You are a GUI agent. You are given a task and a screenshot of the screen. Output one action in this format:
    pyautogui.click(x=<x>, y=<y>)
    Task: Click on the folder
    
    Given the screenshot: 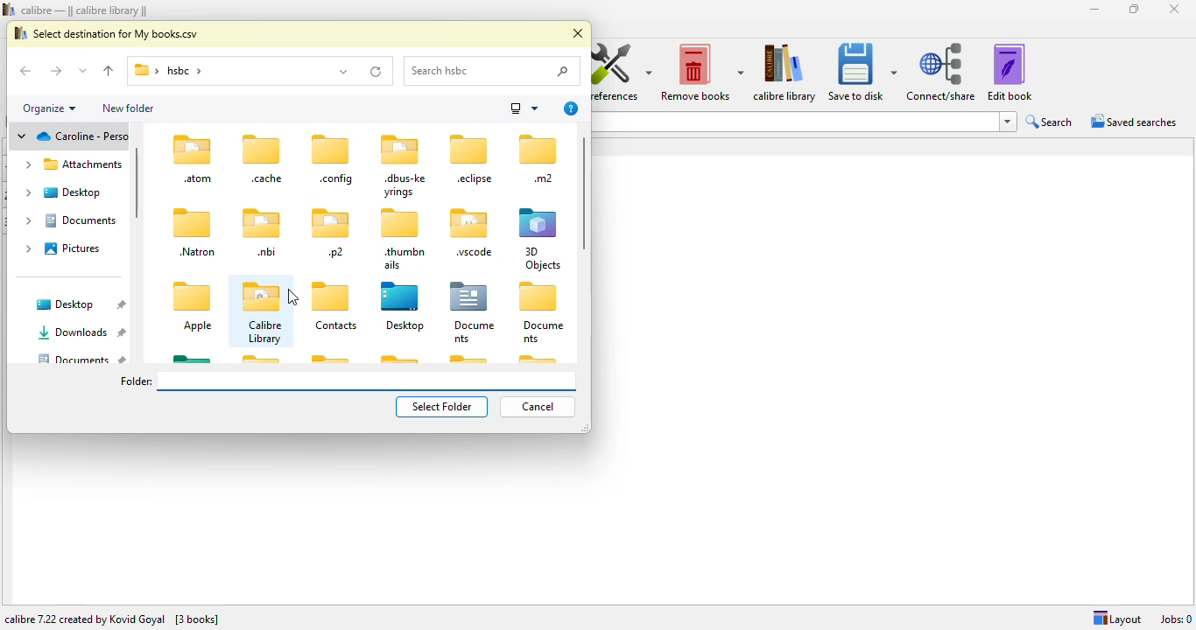 What is the action you would take?
    pyautogui.click(x=216, y=72)
    